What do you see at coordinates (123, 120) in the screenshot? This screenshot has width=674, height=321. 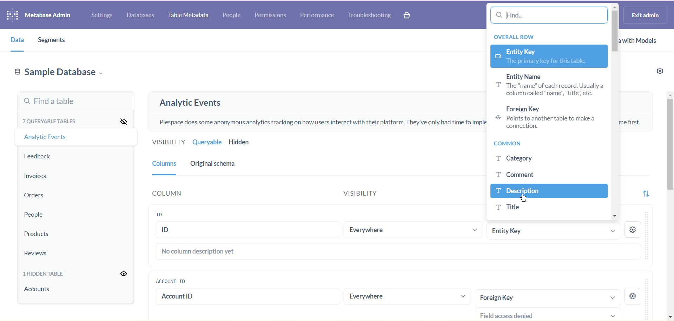 I see `visibility` at bounding box center [123, 120].